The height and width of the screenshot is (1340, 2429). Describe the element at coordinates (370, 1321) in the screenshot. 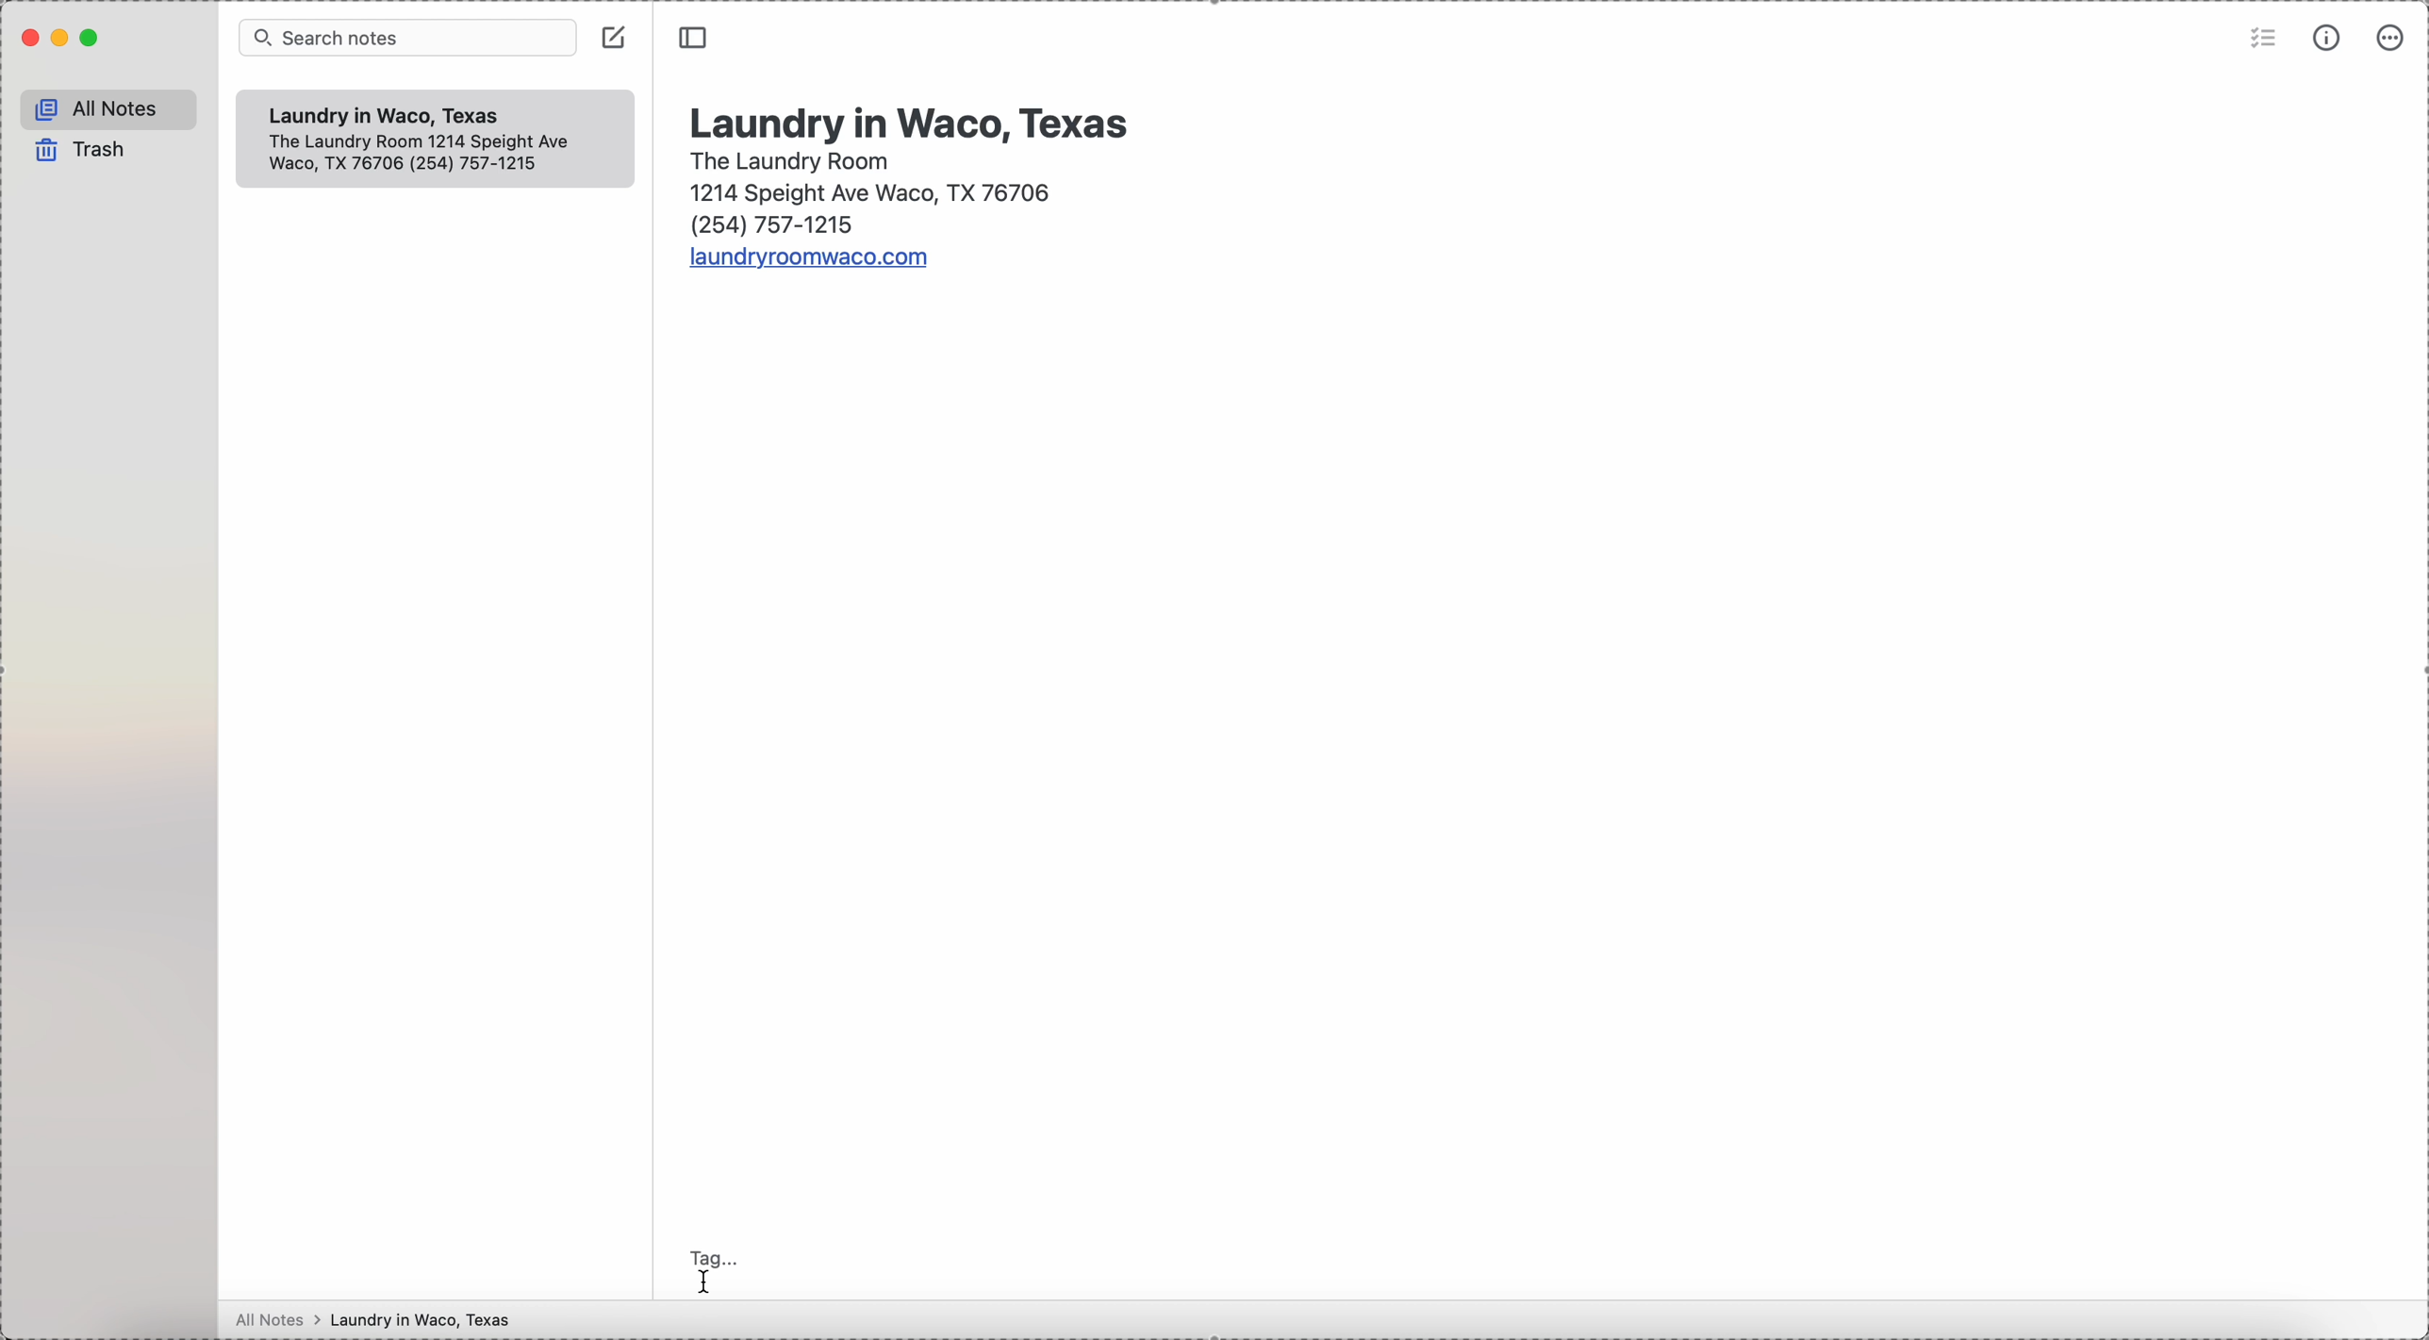

I see `all notes > Laundry in Waco, Texas` at that location.